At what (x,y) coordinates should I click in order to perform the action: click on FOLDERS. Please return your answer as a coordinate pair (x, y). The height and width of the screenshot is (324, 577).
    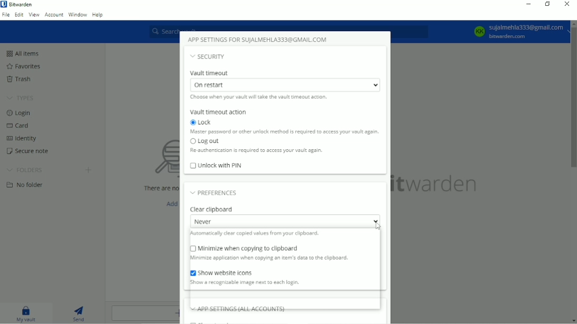
    Looking at the image, I should click on (28, 170).